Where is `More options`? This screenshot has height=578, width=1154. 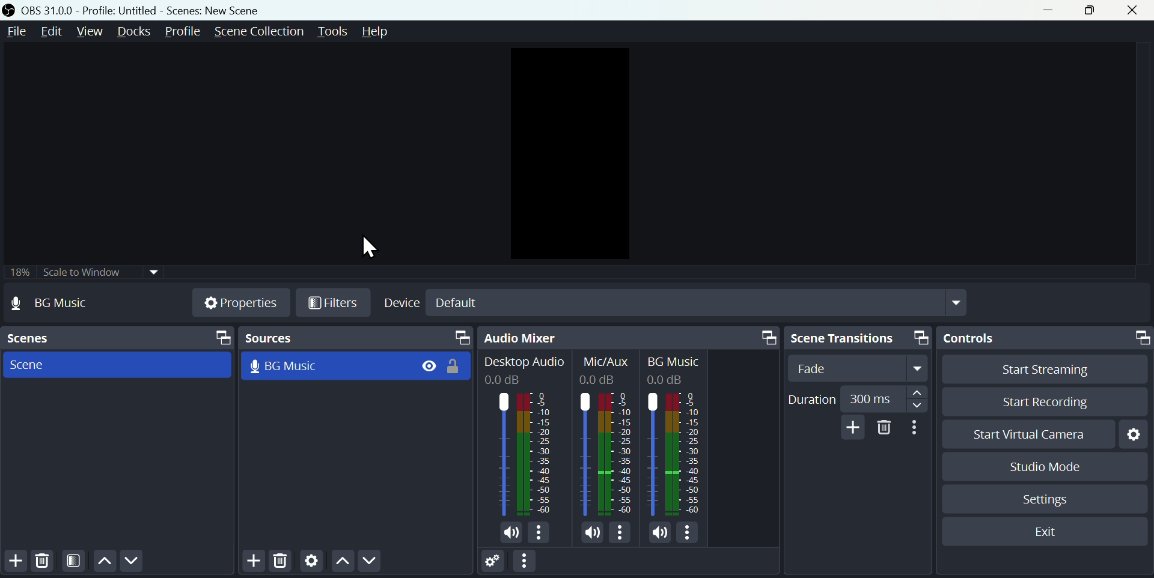 More options is located at coordinates (527, 561).